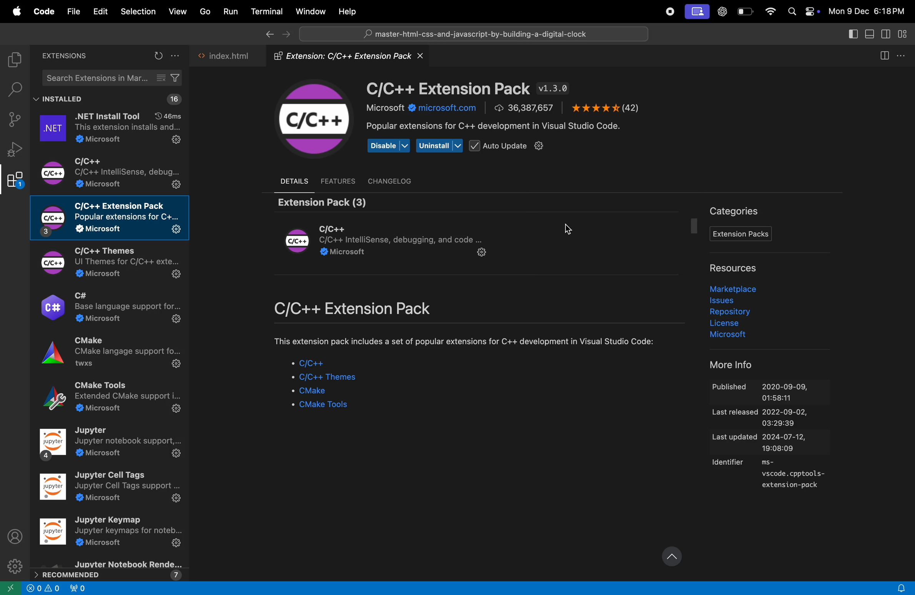 The height and width of the screenshot is (595, 915). I want to click on reccomended, so click(109, 570).